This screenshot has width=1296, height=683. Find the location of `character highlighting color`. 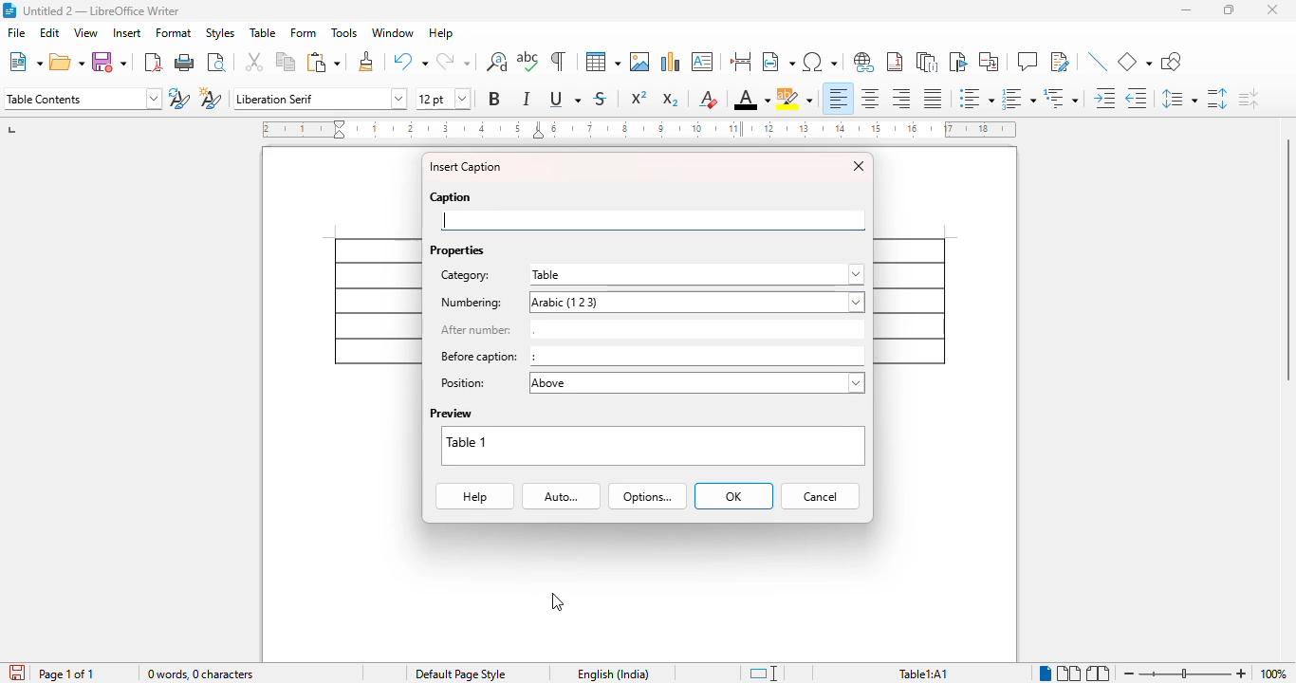

character highlighting color is located at coordinates (794, 99).